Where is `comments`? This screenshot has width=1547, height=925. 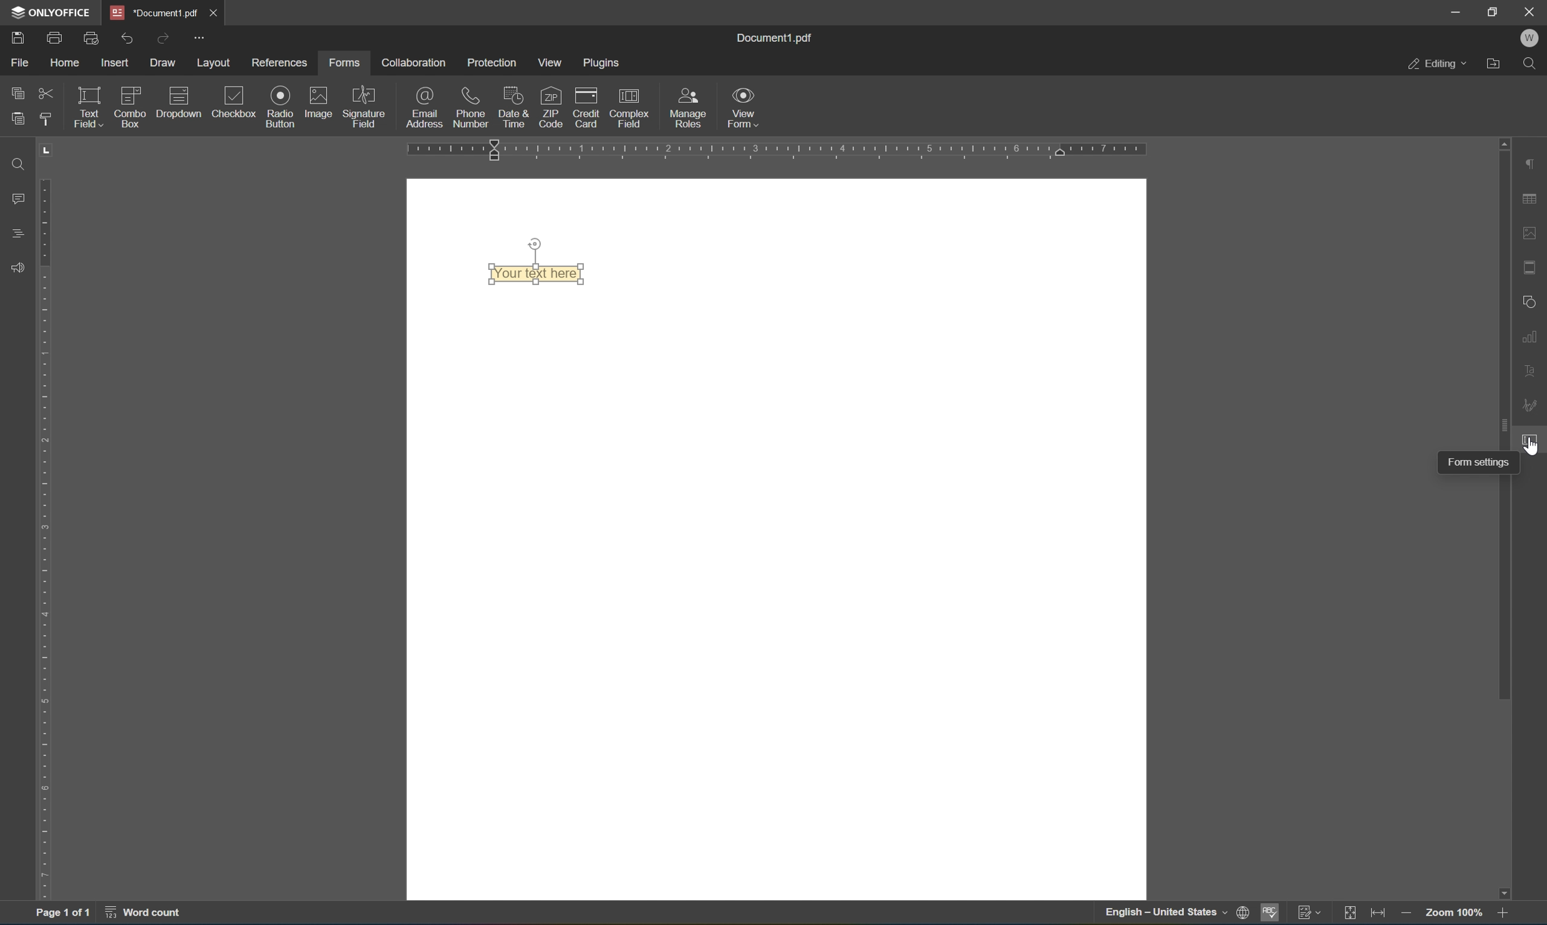 comments is located at coordinates (21, 198).